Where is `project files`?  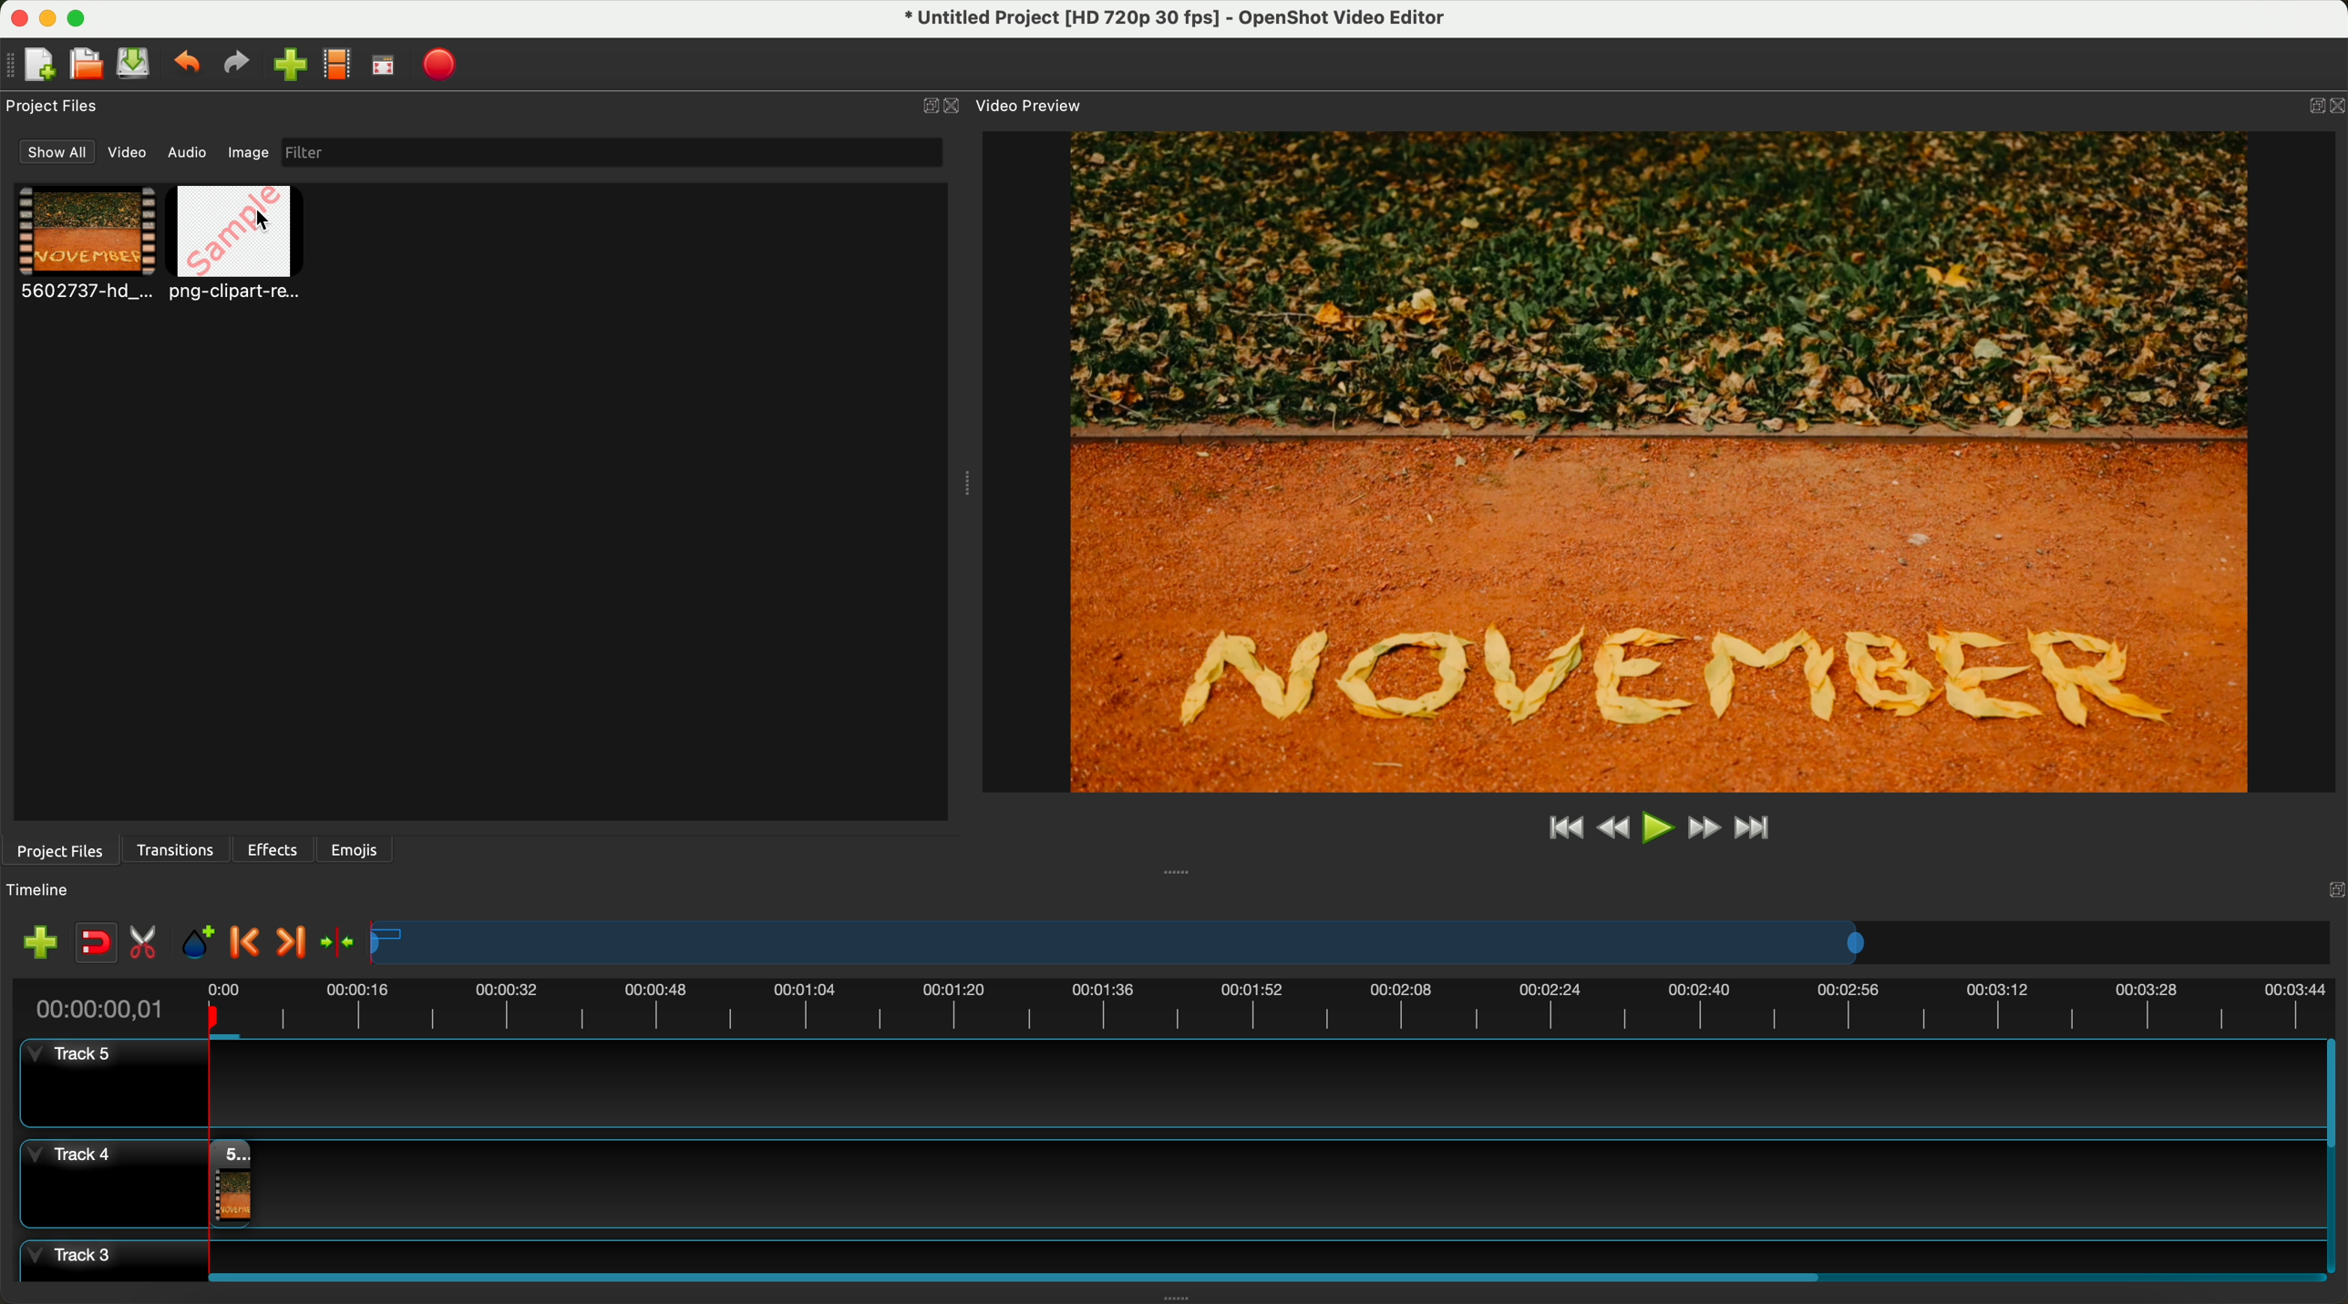 project files is located at coordinates (57, 849).